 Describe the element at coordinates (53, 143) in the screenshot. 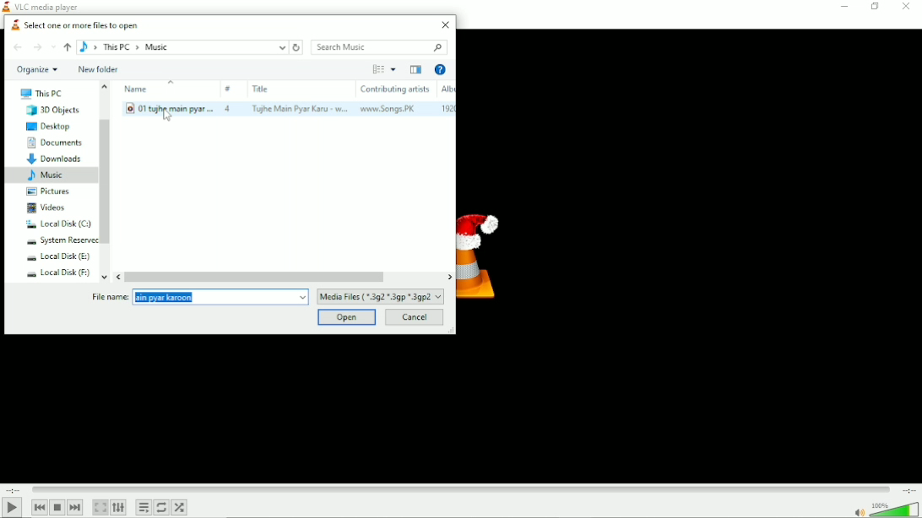

I see `Documents` at that location.